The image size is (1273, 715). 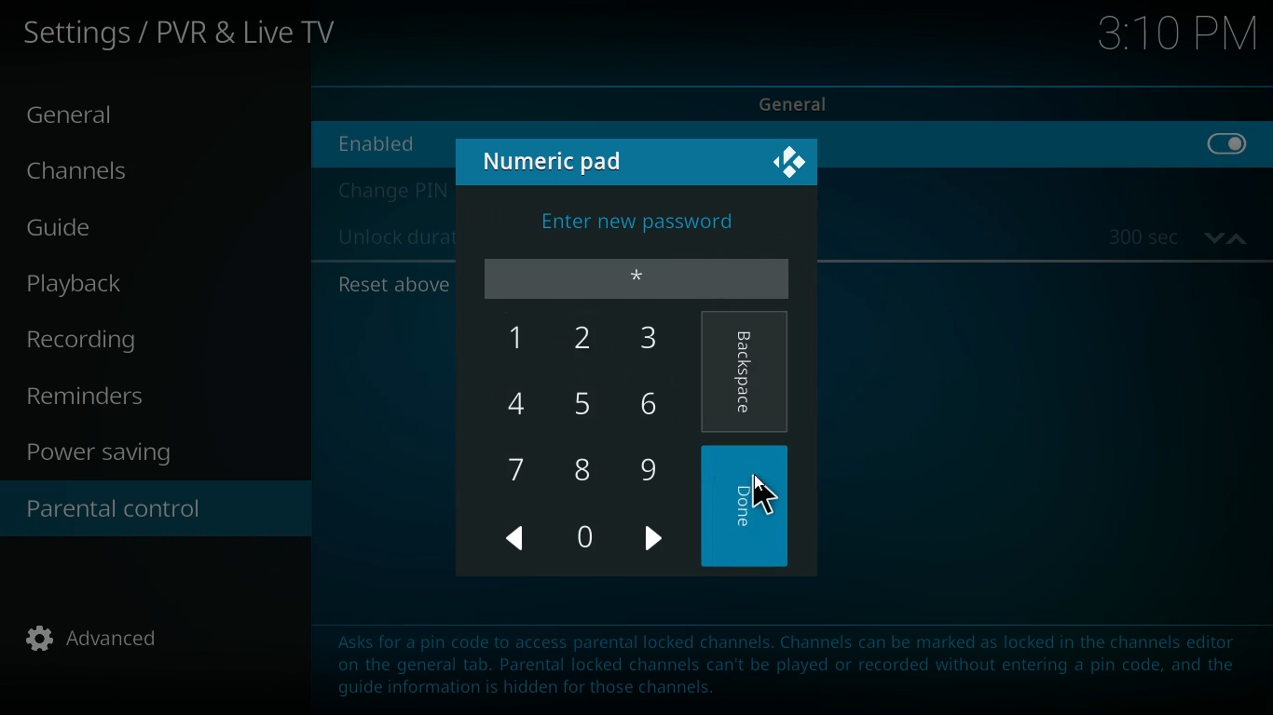 What do you see at coordinates (584, 538) in the screenshot?
I see `0` at bounding box center [584, 538].